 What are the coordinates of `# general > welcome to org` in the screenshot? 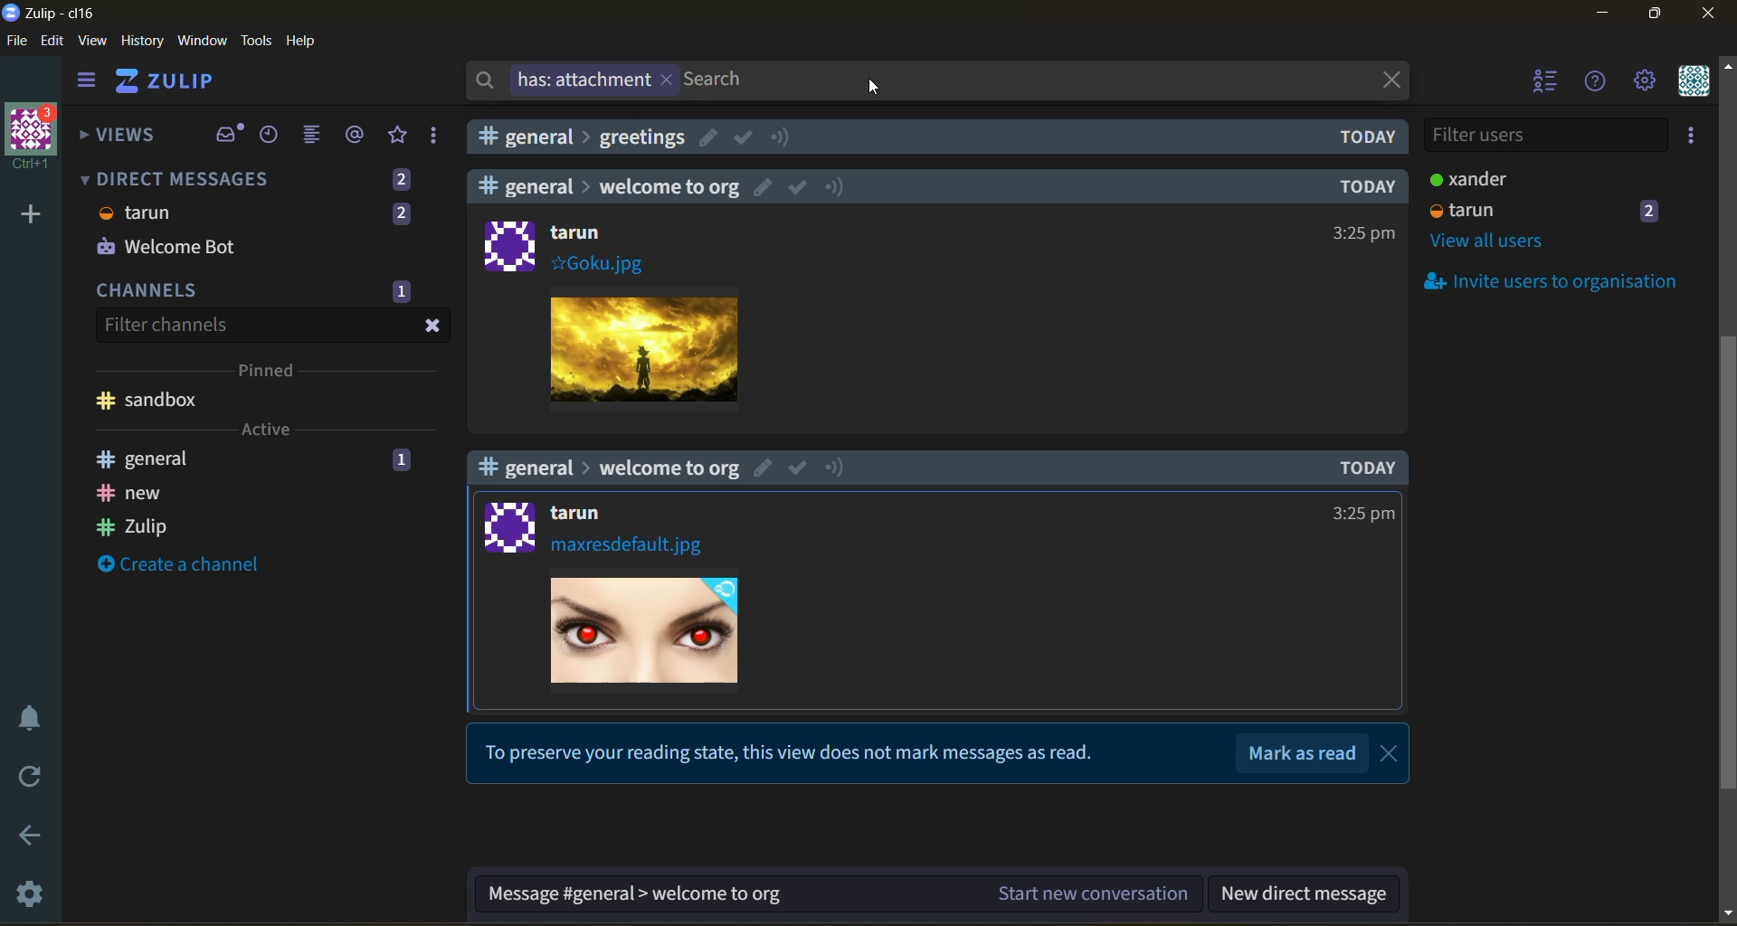 It's located at (607, 467).